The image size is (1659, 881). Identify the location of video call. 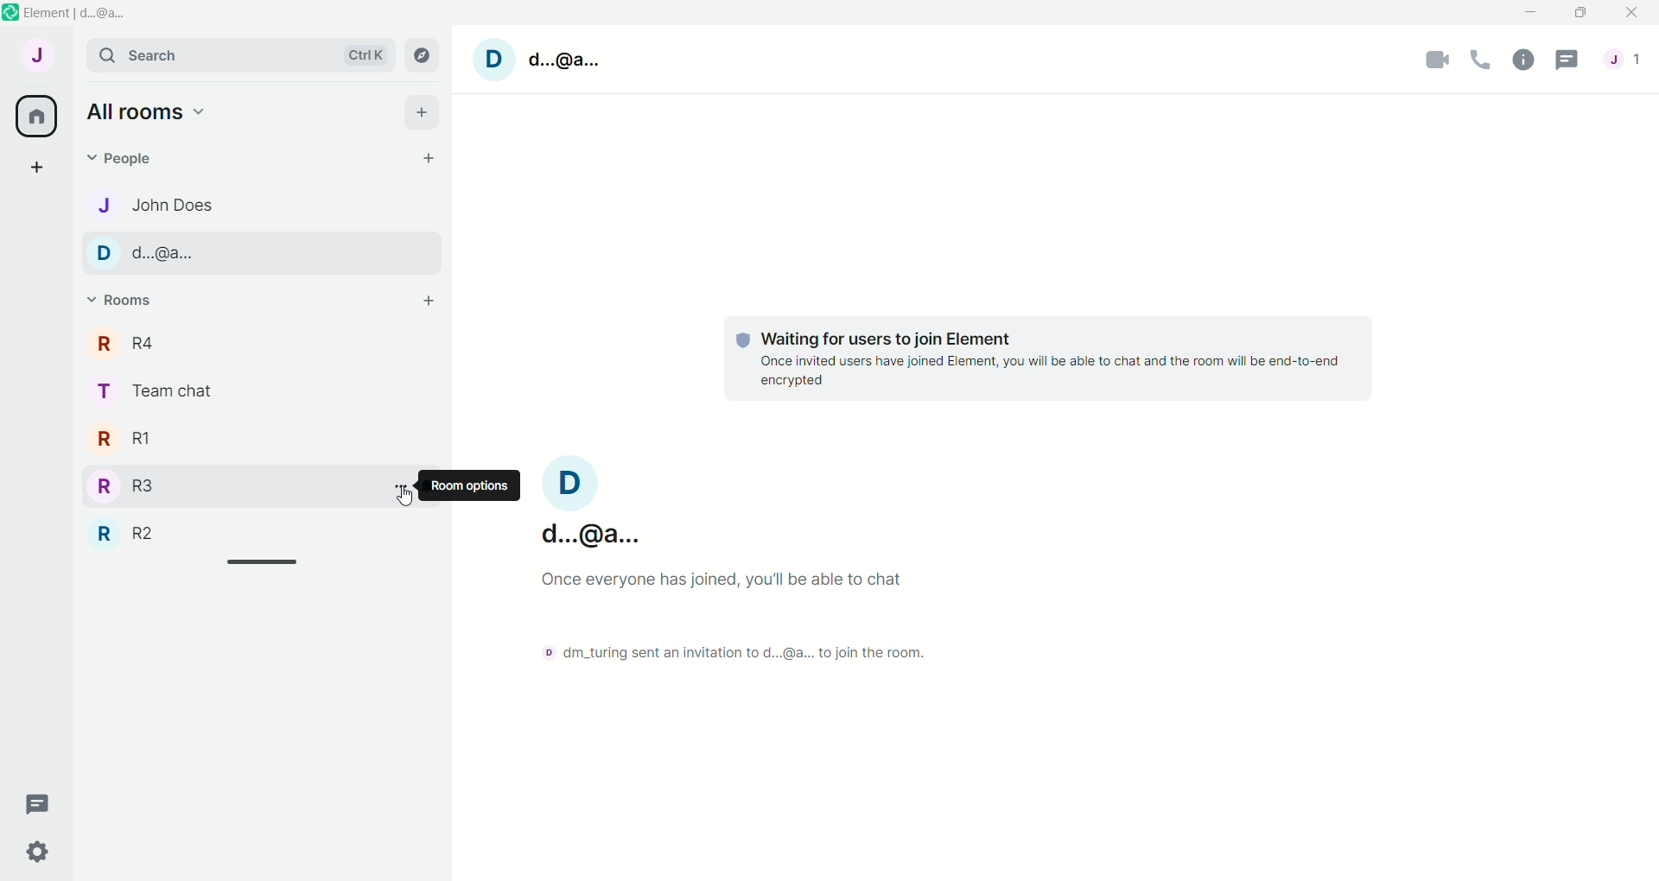
(1433, 60).